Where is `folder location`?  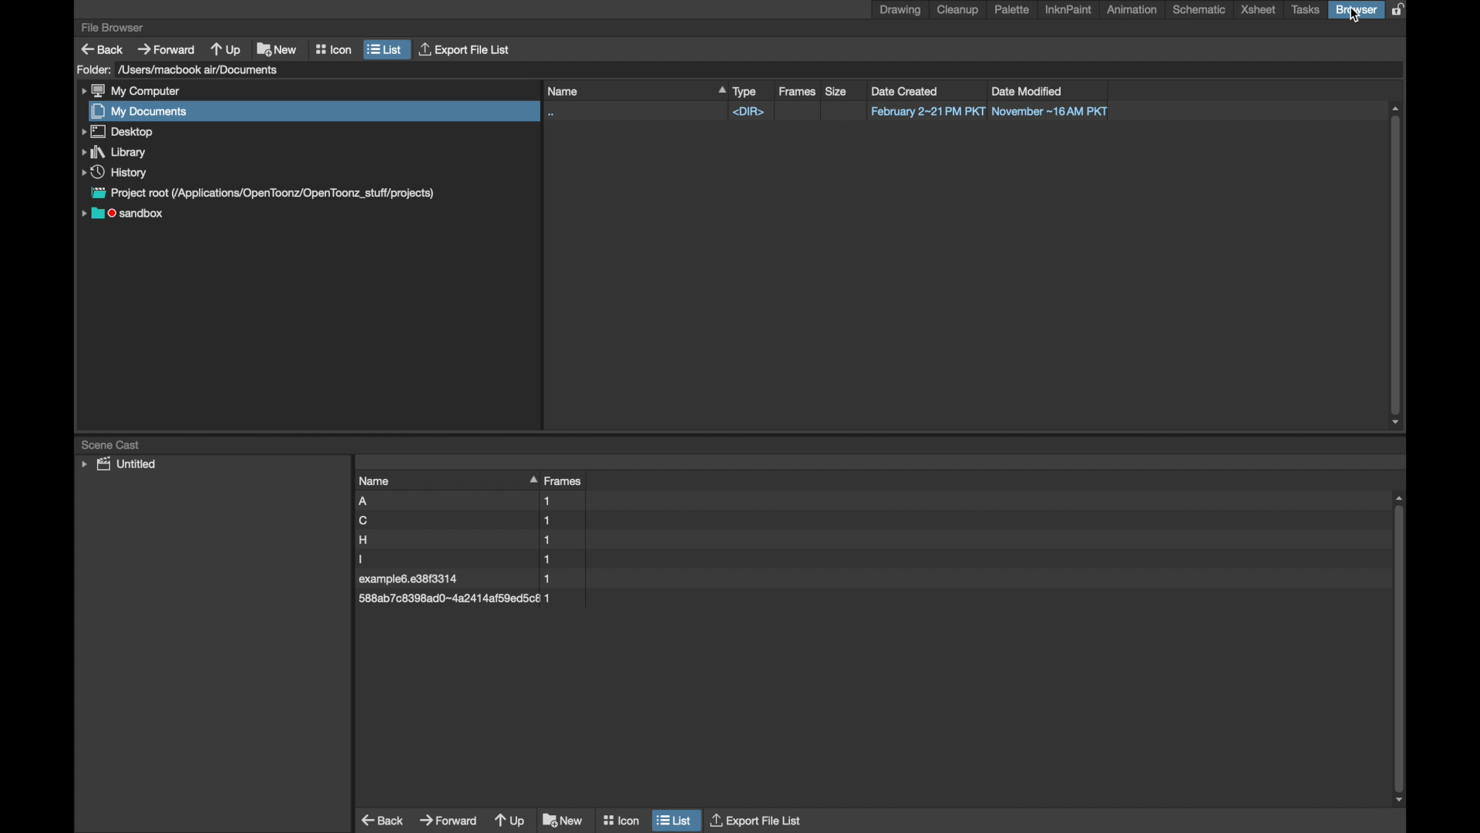 folder location is located at coordinates (200, 70).